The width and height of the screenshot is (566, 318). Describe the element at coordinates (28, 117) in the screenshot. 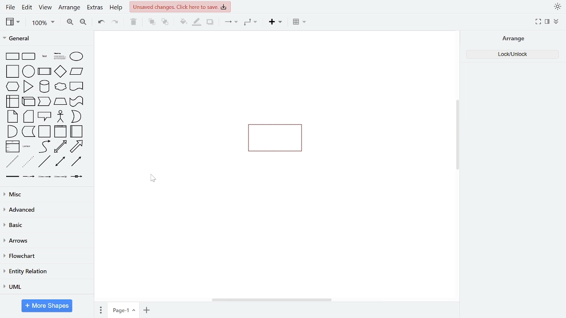

I see `card` at that location.